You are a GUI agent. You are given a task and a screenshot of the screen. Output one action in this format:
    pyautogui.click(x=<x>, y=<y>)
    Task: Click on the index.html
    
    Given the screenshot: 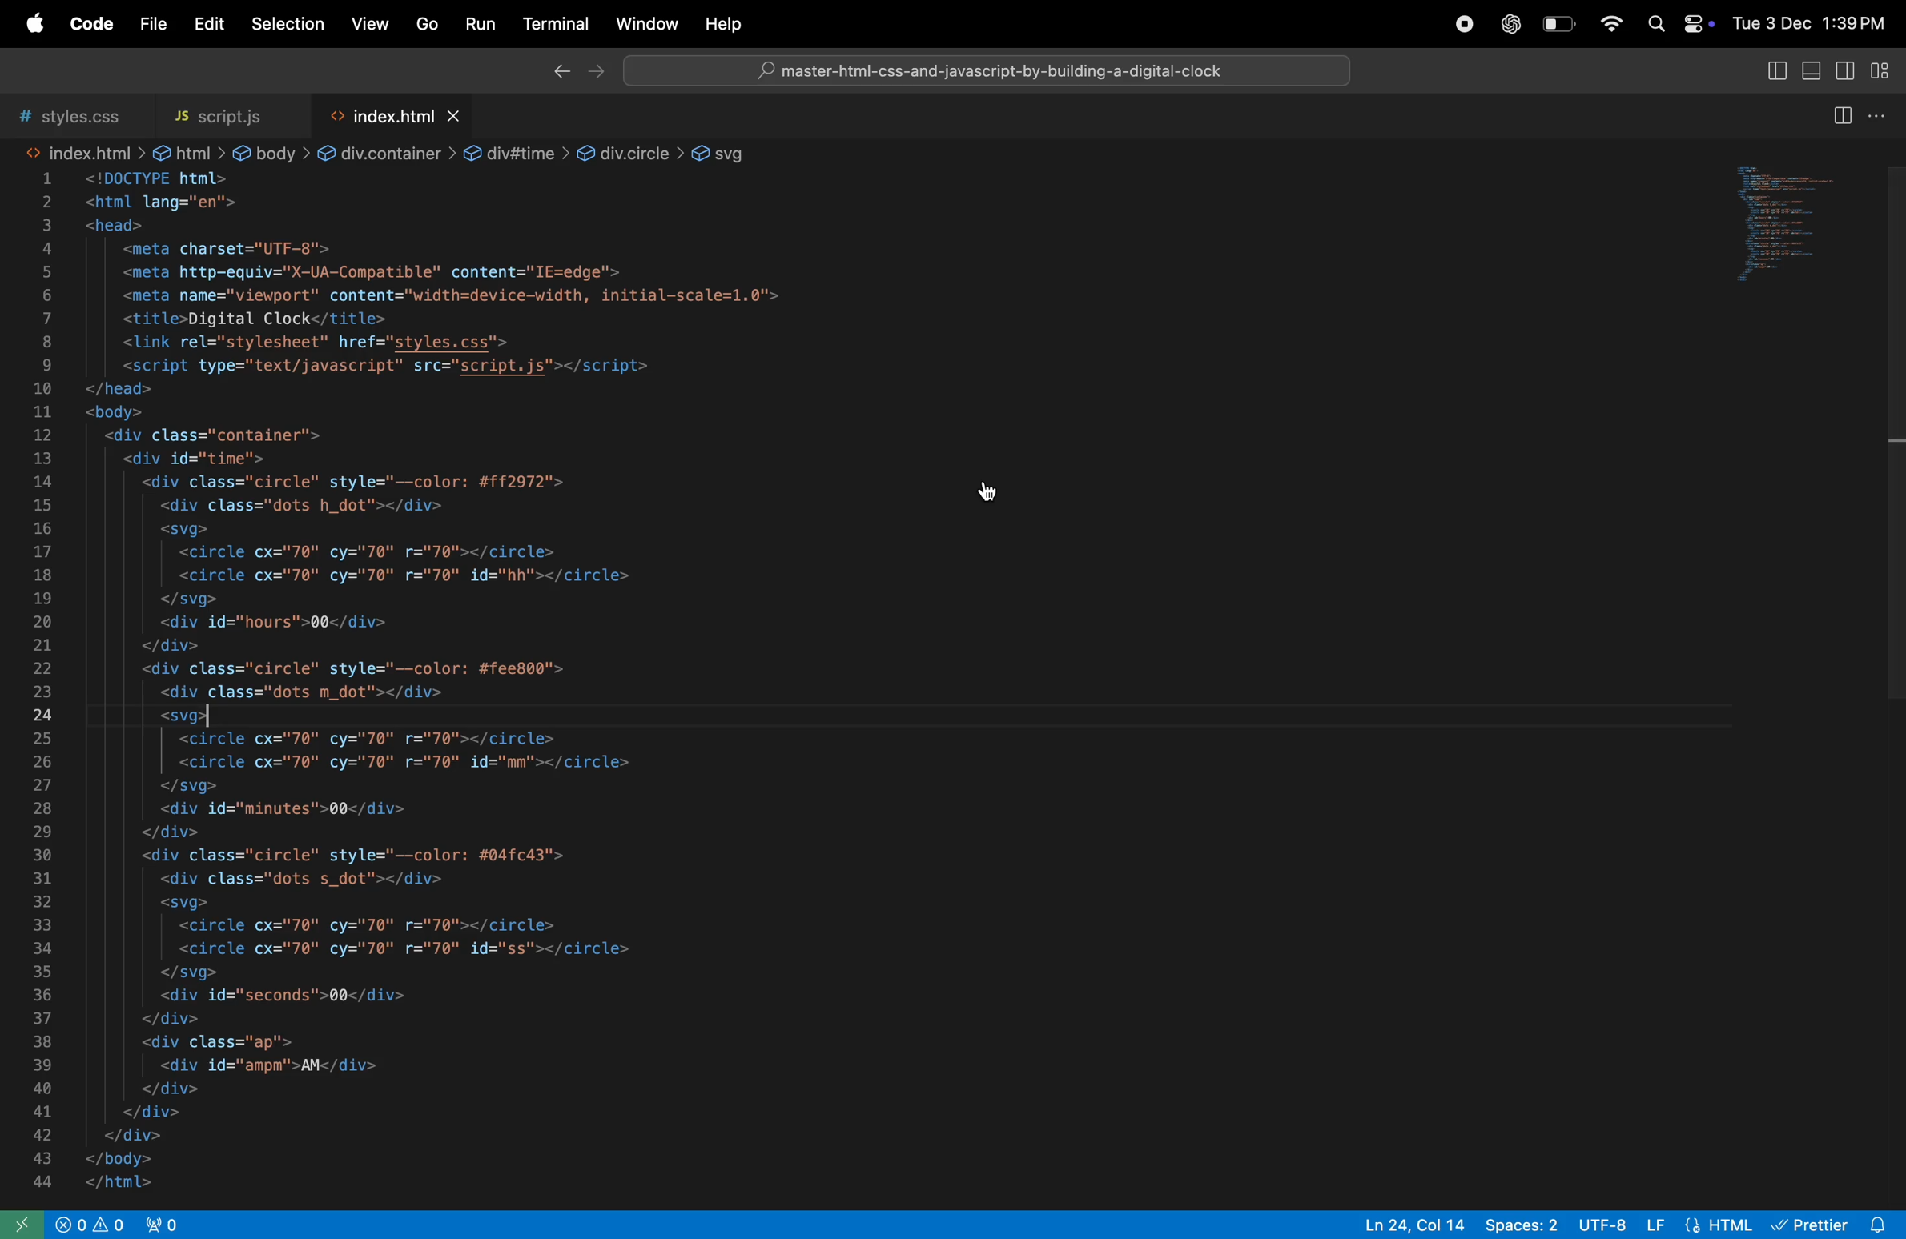 What is the action you would take?
    pyautogui.click(x=85, y=151)
    